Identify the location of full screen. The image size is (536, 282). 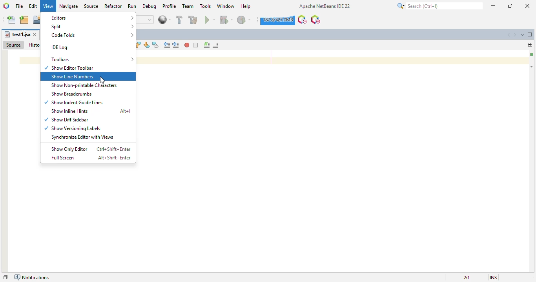
(62, 158).